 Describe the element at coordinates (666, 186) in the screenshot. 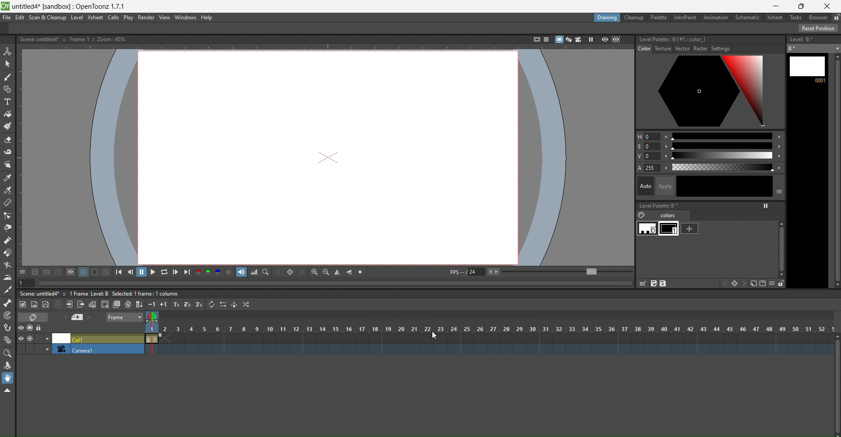

I see `apply` at that location.